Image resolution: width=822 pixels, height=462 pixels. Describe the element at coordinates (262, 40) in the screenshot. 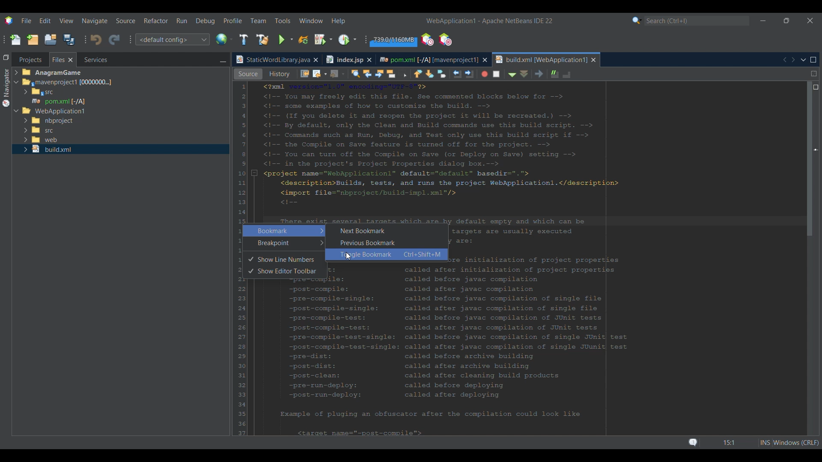

I see `Clean and build main project` at that location.